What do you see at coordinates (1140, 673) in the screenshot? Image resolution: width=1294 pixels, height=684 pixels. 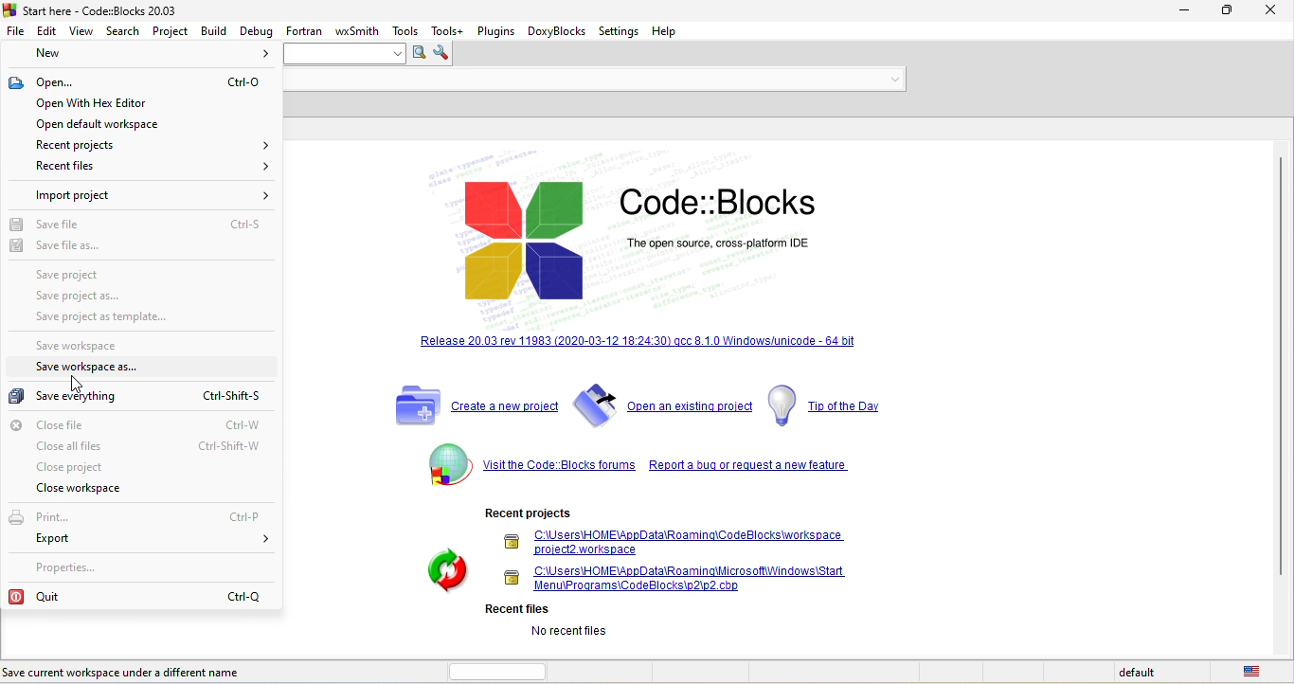 I see `default` at bounding box center [1140, 673].